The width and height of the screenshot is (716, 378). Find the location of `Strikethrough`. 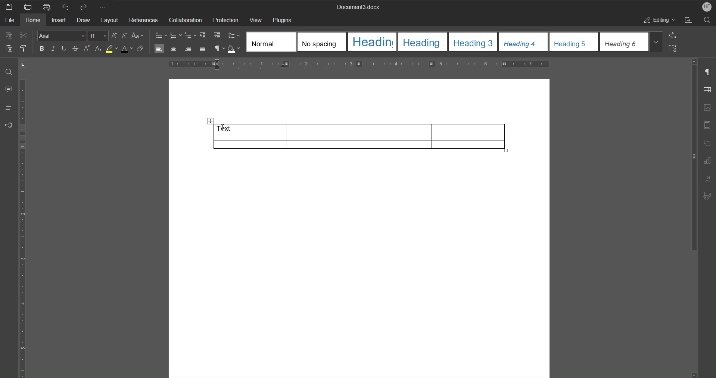

Strikethrough is located at coordinates (75, 49).